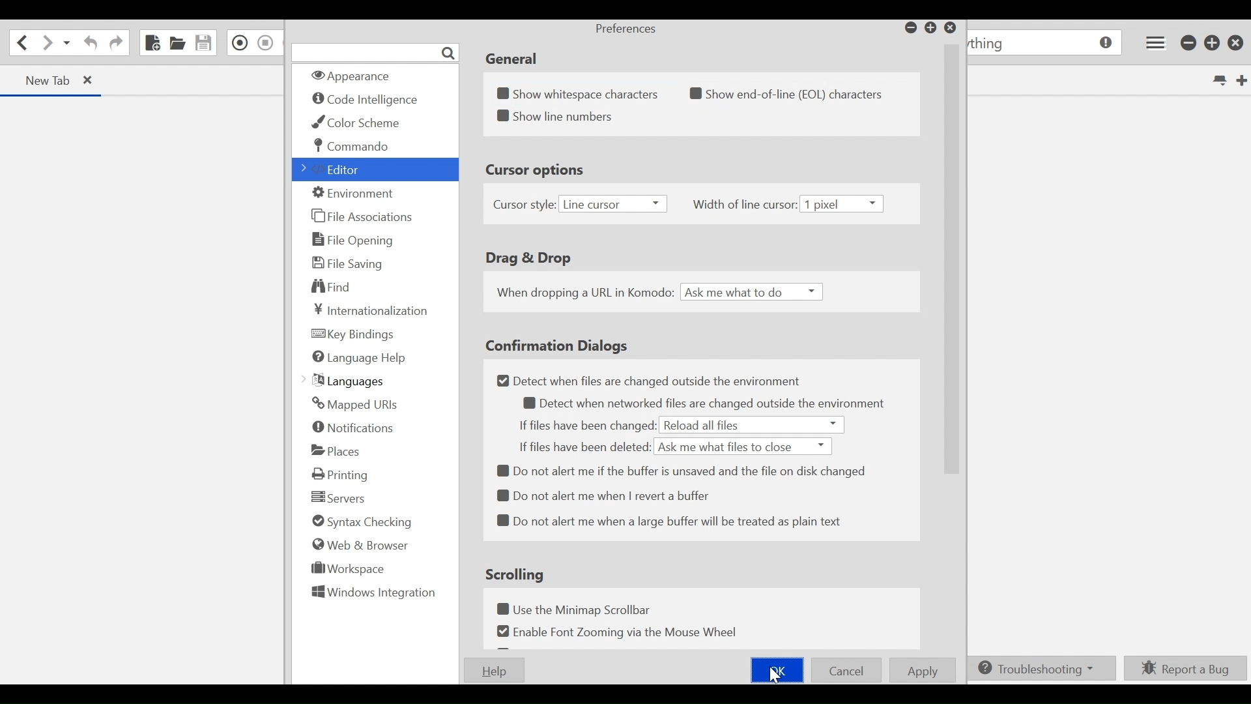  Describe the element at coordinates (922, 670) in the screenshot. I see `Apply` at that location.